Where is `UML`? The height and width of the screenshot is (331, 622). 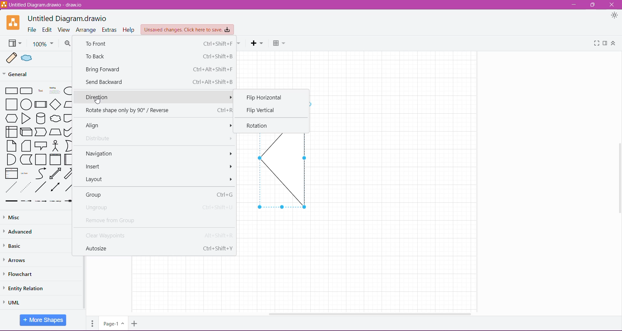
UML is located at coordinates (13, 302).